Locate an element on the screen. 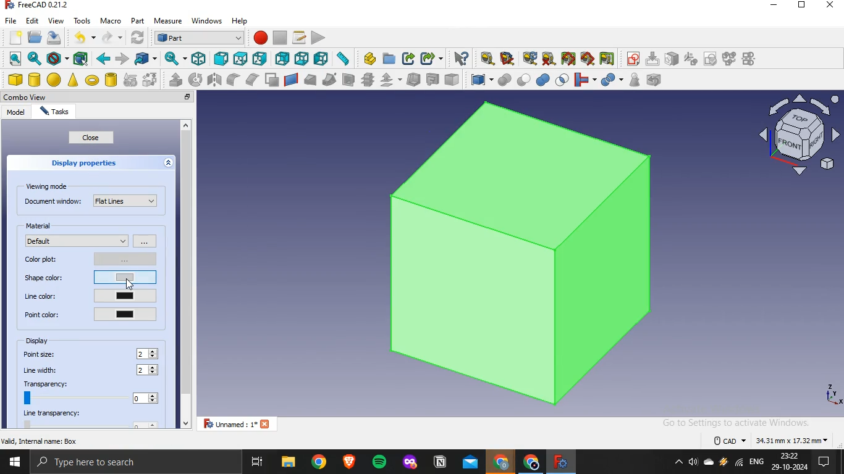  outlook is located at coordinates (471, 464).